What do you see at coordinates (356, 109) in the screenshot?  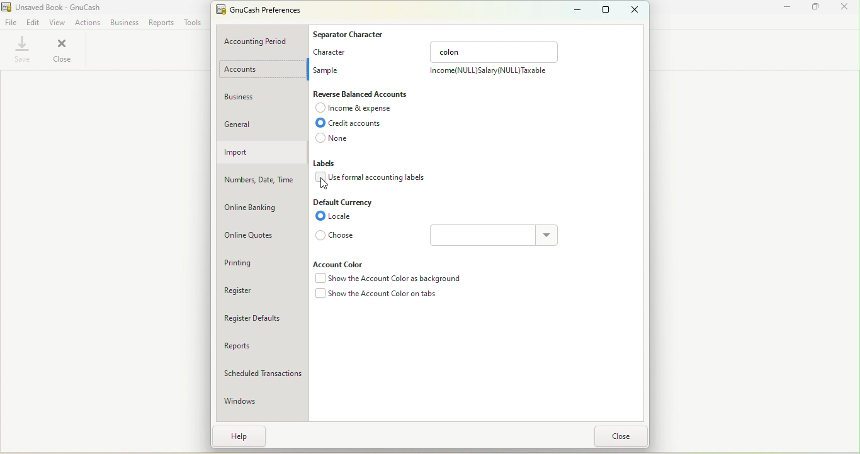 I see `Income and expense` at bounding box center [356, 109].